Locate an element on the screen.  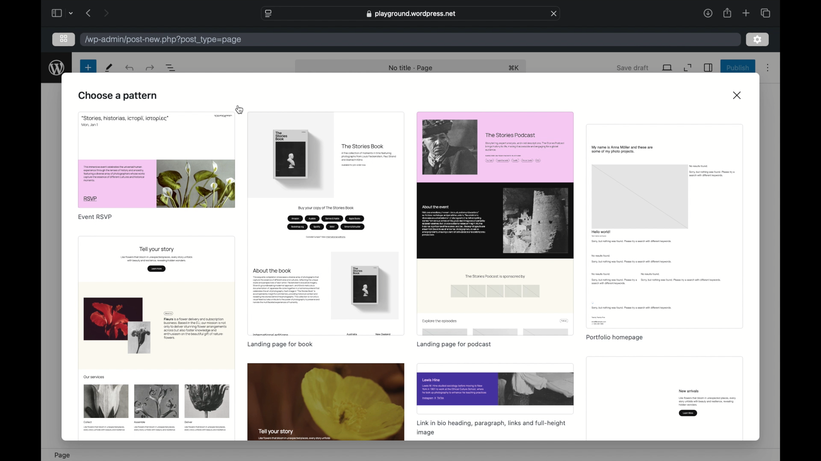
template name is located at coordinates (491, 428).